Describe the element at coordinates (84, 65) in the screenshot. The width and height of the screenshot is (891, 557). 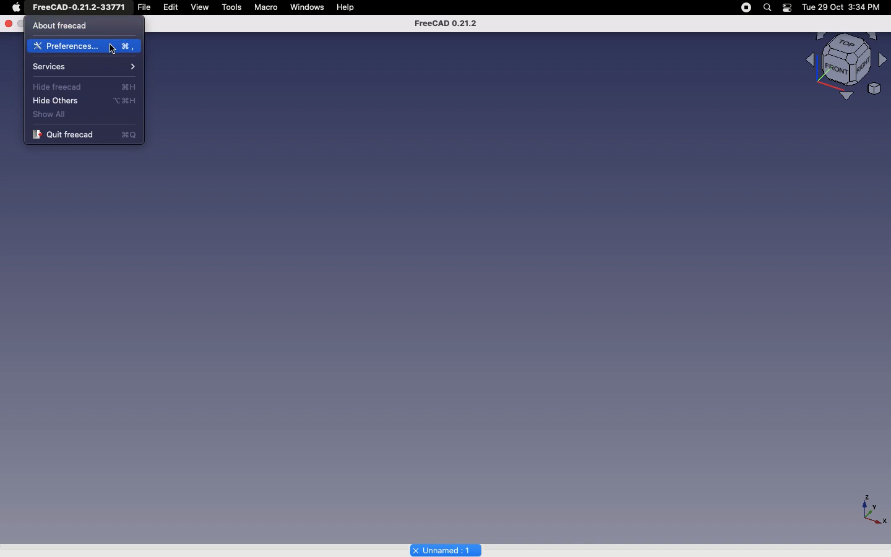
I see `Services` at that location.